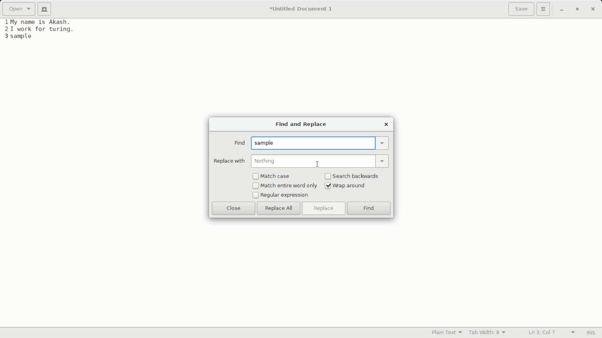 This screenshot has width=602, height=338. I want to click on close, so click(386, 124).